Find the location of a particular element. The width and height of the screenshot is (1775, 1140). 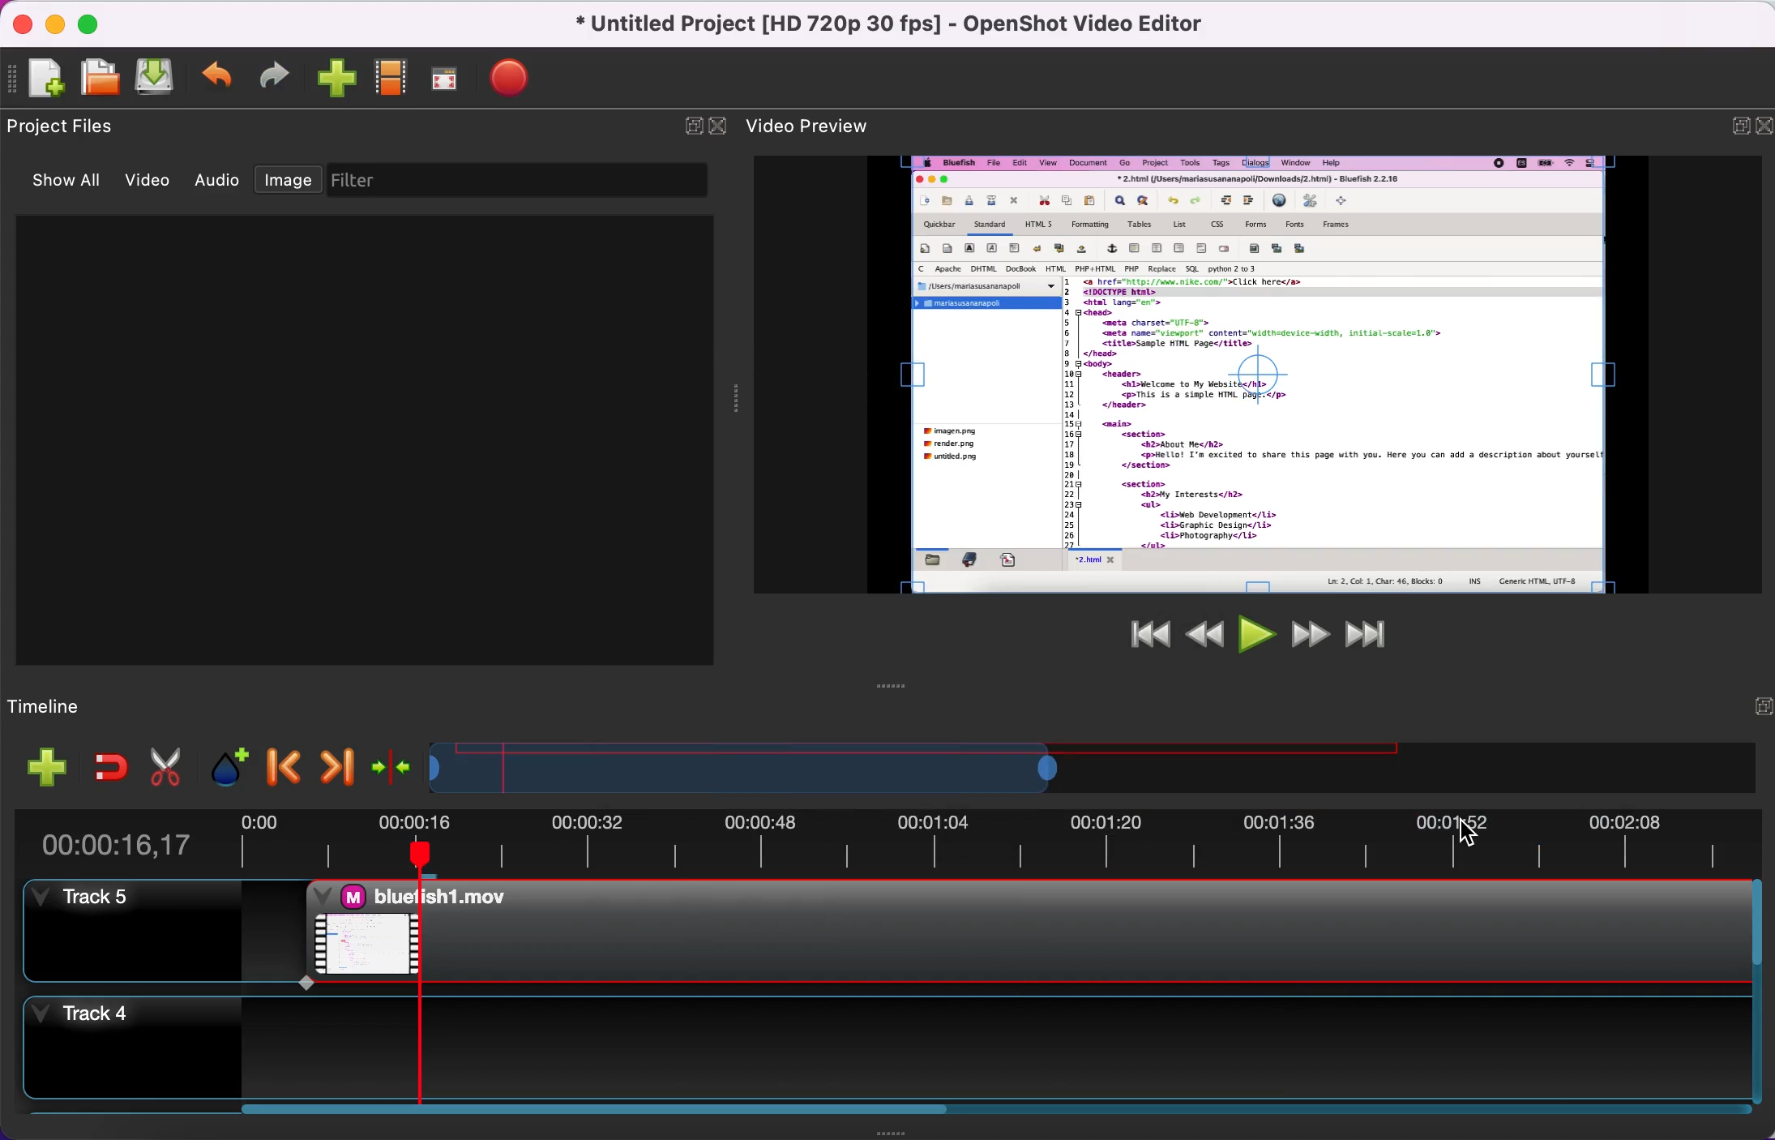

minimize is located at coordinates (59, 26).